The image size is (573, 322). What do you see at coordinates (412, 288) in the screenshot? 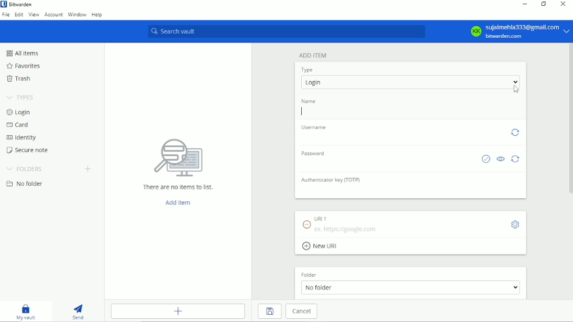
I see `No folder` at bounding box center [412, 288].